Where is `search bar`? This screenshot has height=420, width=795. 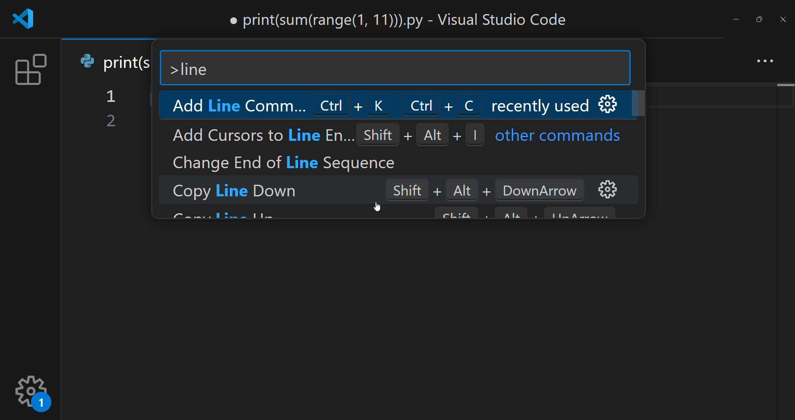 search bar is located at coordinates (432, 68).